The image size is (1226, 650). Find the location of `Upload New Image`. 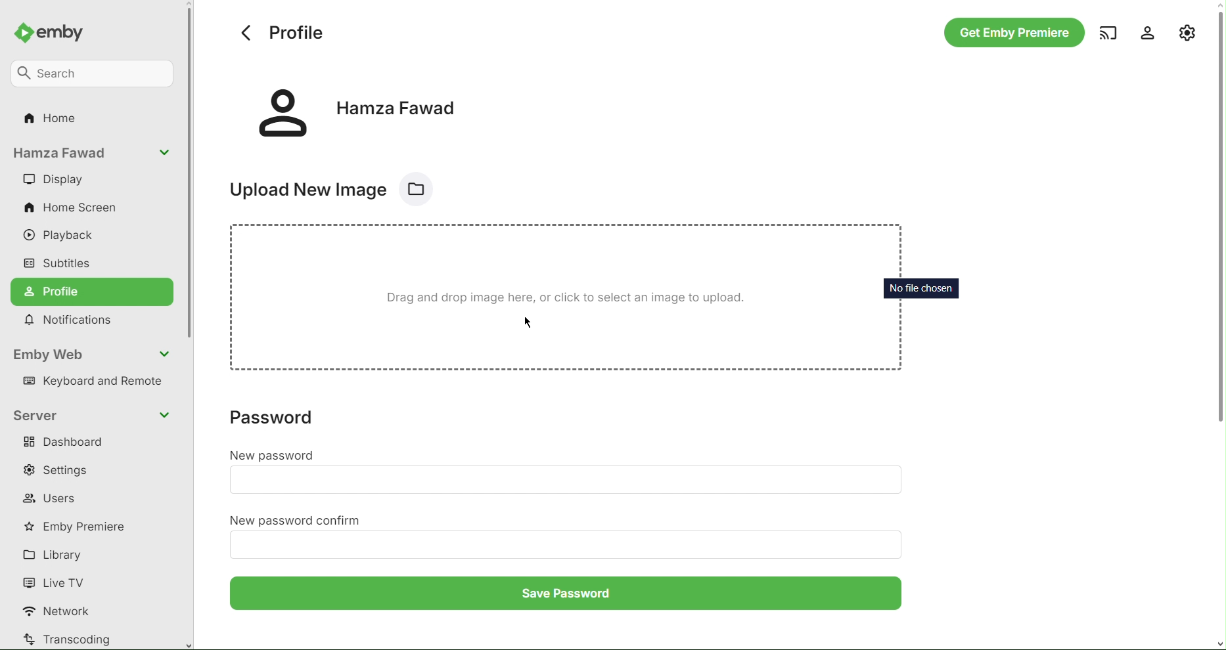

Upload New Image is located at coordinates (340, 186).